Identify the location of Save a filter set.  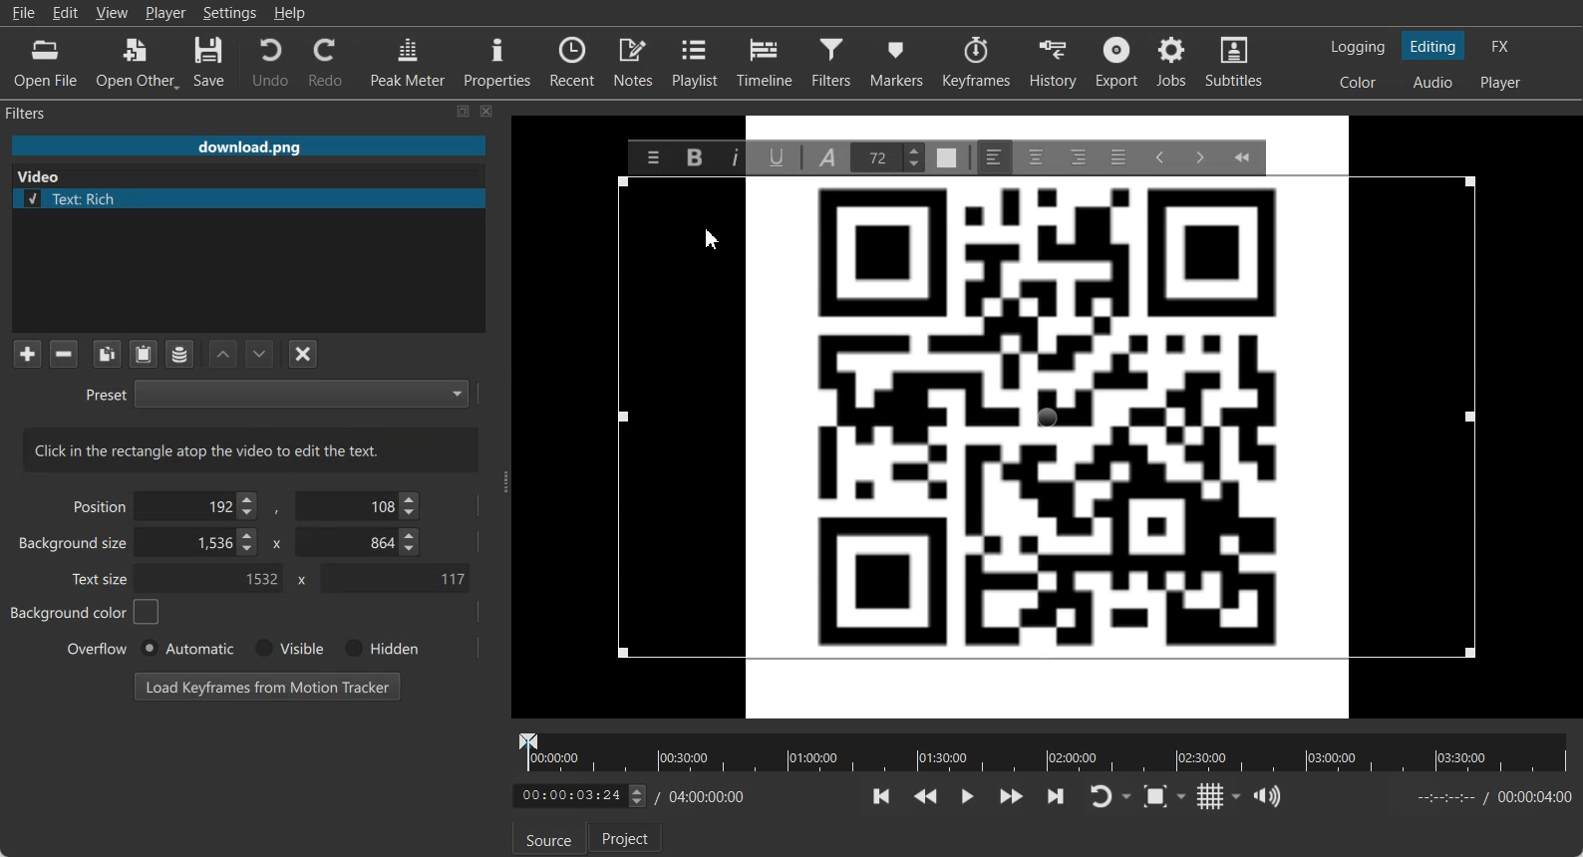
(178, 355).